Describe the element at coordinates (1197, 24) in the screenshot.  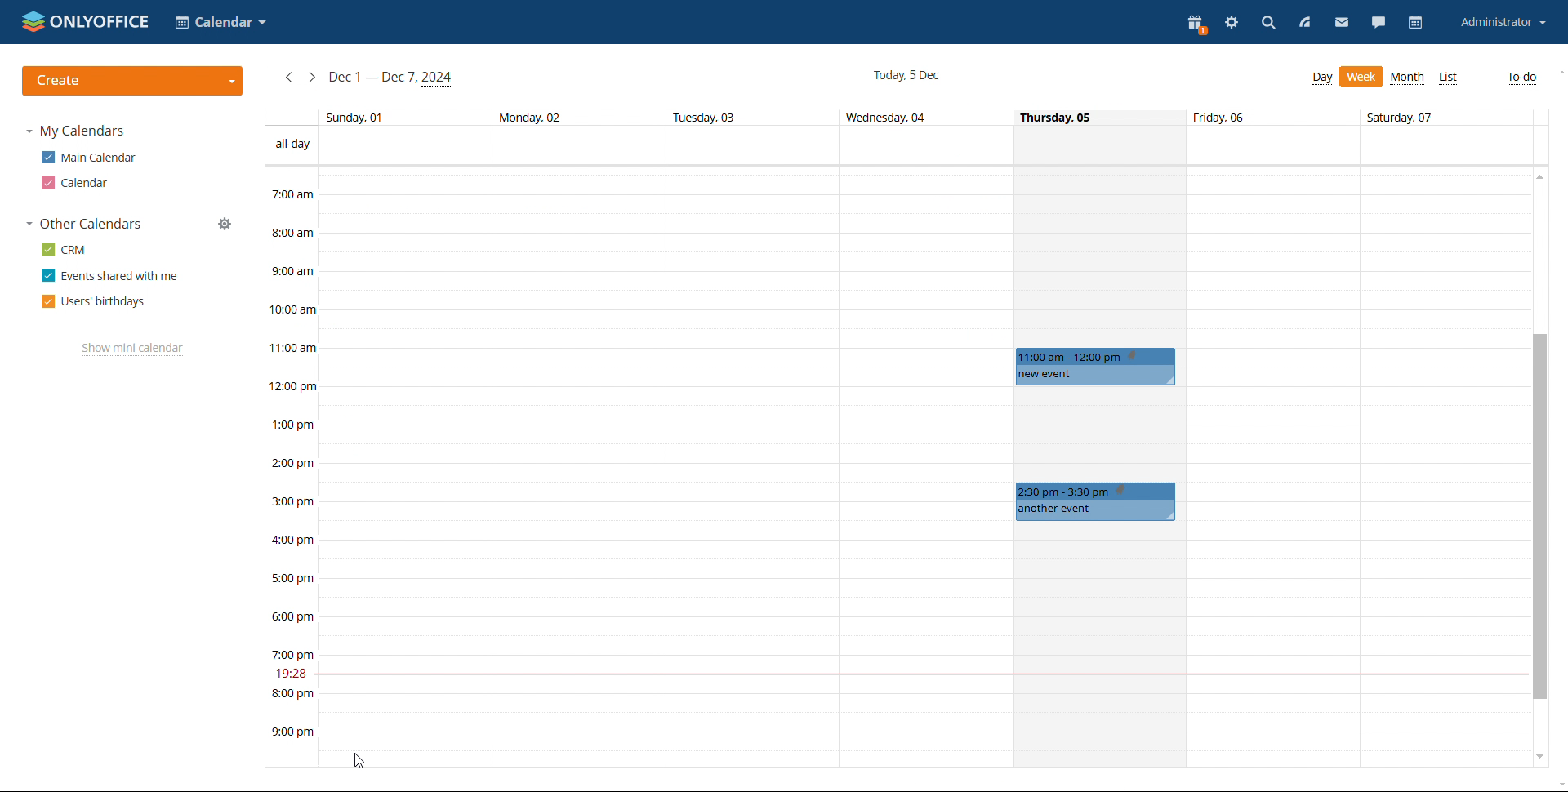
I see `present` at that location.